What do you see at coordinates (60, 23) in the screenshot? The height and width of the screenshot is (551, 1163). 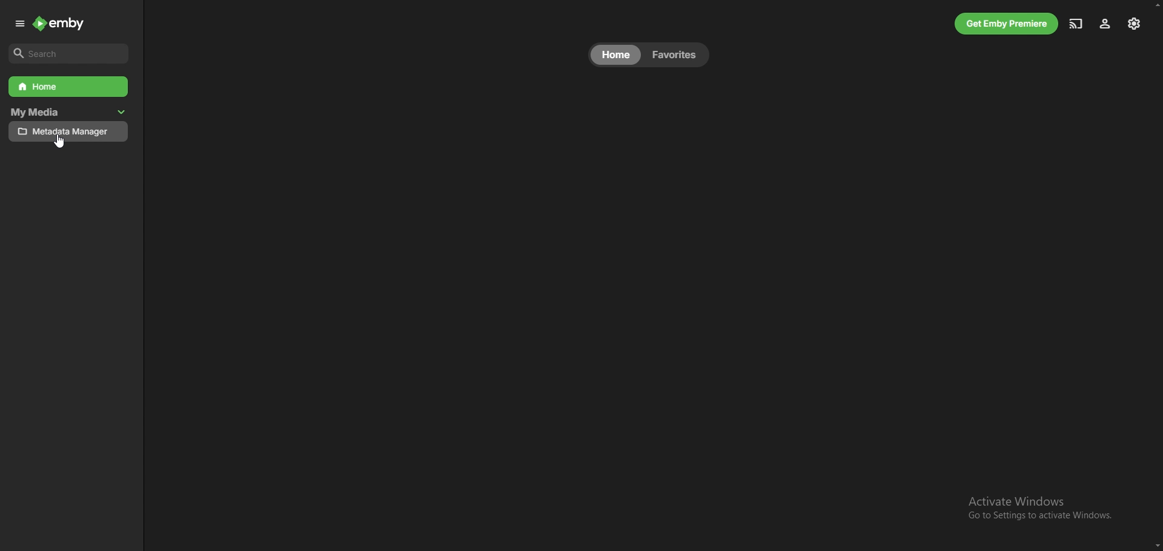 I see `emby` at bounding box center [60, 23].